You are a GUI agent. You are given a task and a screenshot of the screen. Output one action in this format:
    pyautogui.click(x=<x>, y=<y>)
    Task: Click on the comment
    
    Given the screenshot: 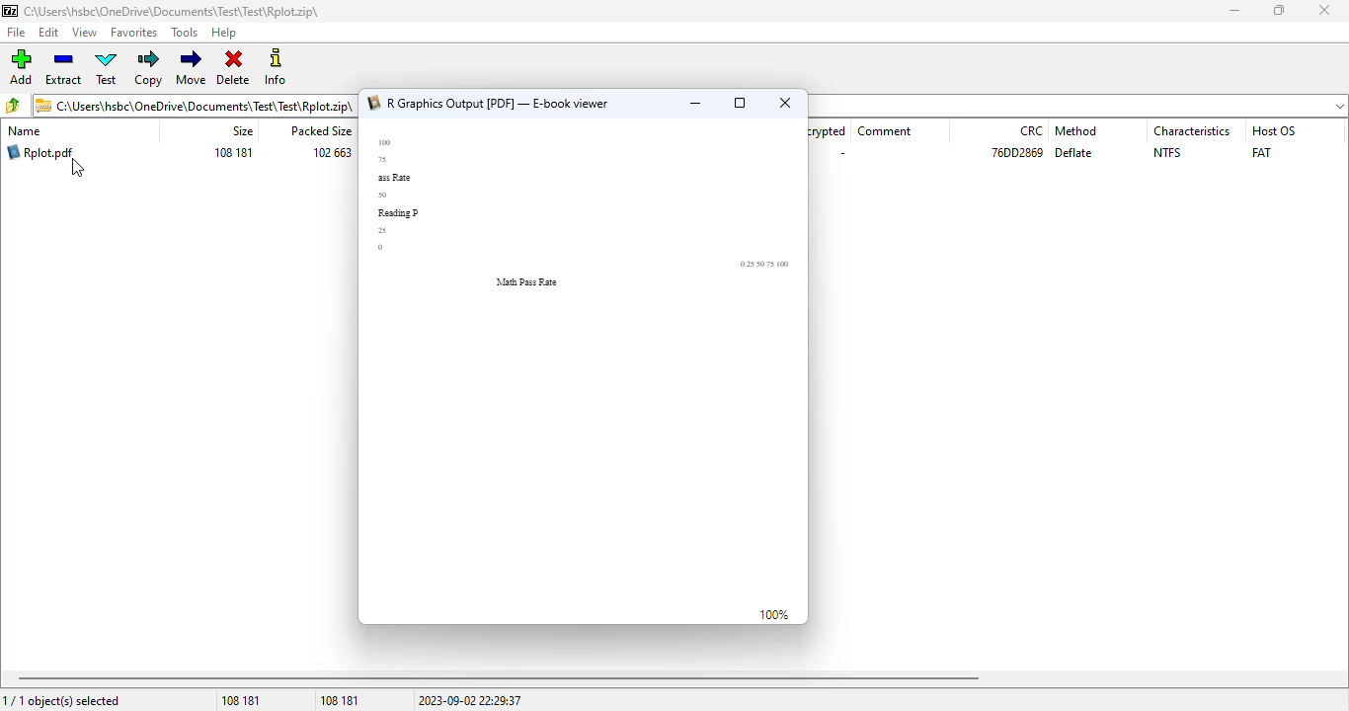 What is the action you would take?
    pyautogui.click(x=886, y=131)
    